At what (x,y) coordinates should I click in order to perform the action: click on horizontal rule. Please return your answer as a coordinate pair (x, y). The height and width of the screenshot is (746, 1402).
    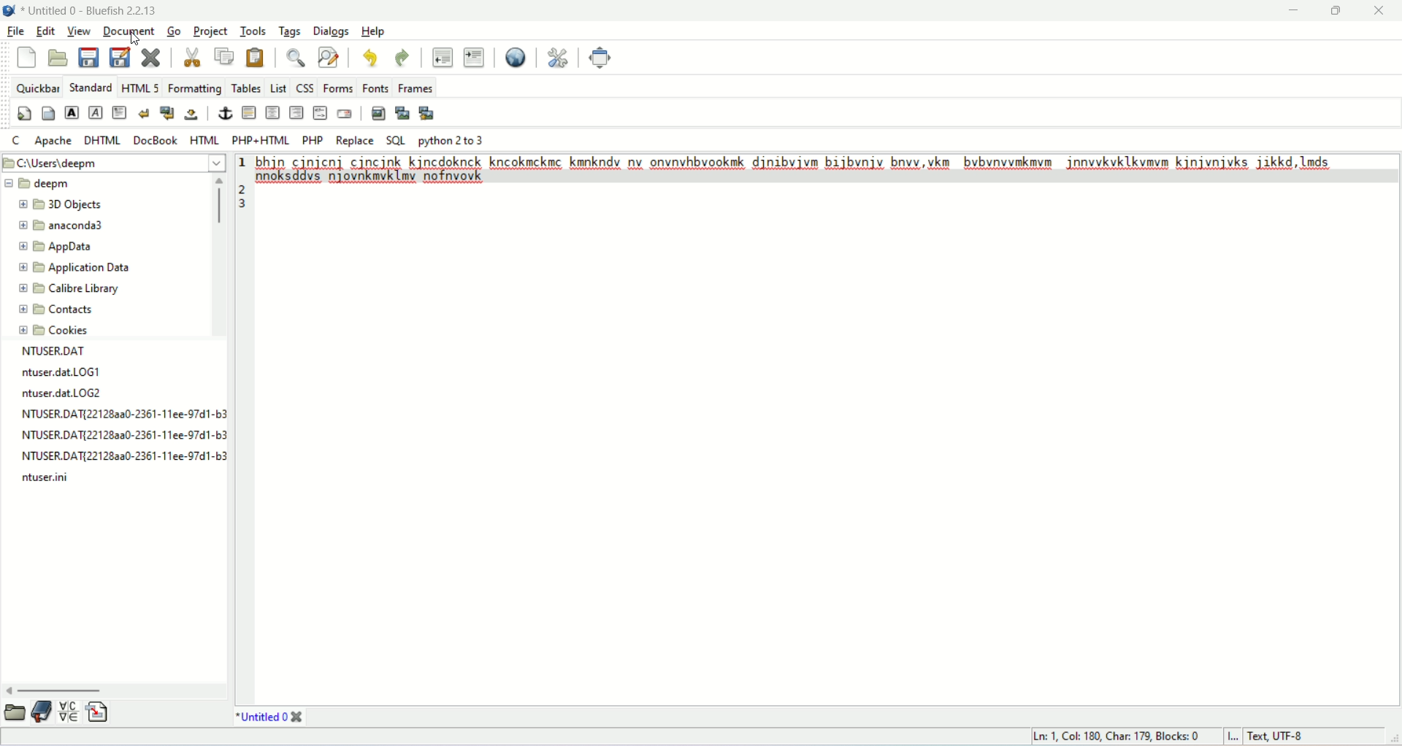
    Looking at the image, I should click on (250, 113).